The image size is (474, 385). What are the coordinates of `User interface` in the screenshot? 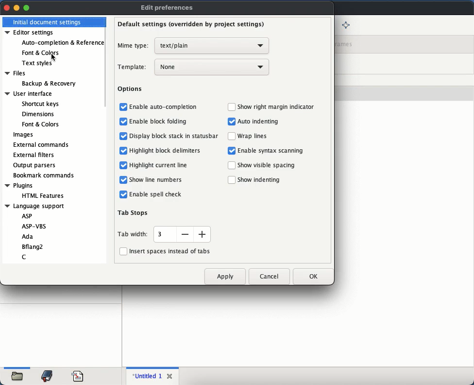 It's located at (28, 93).